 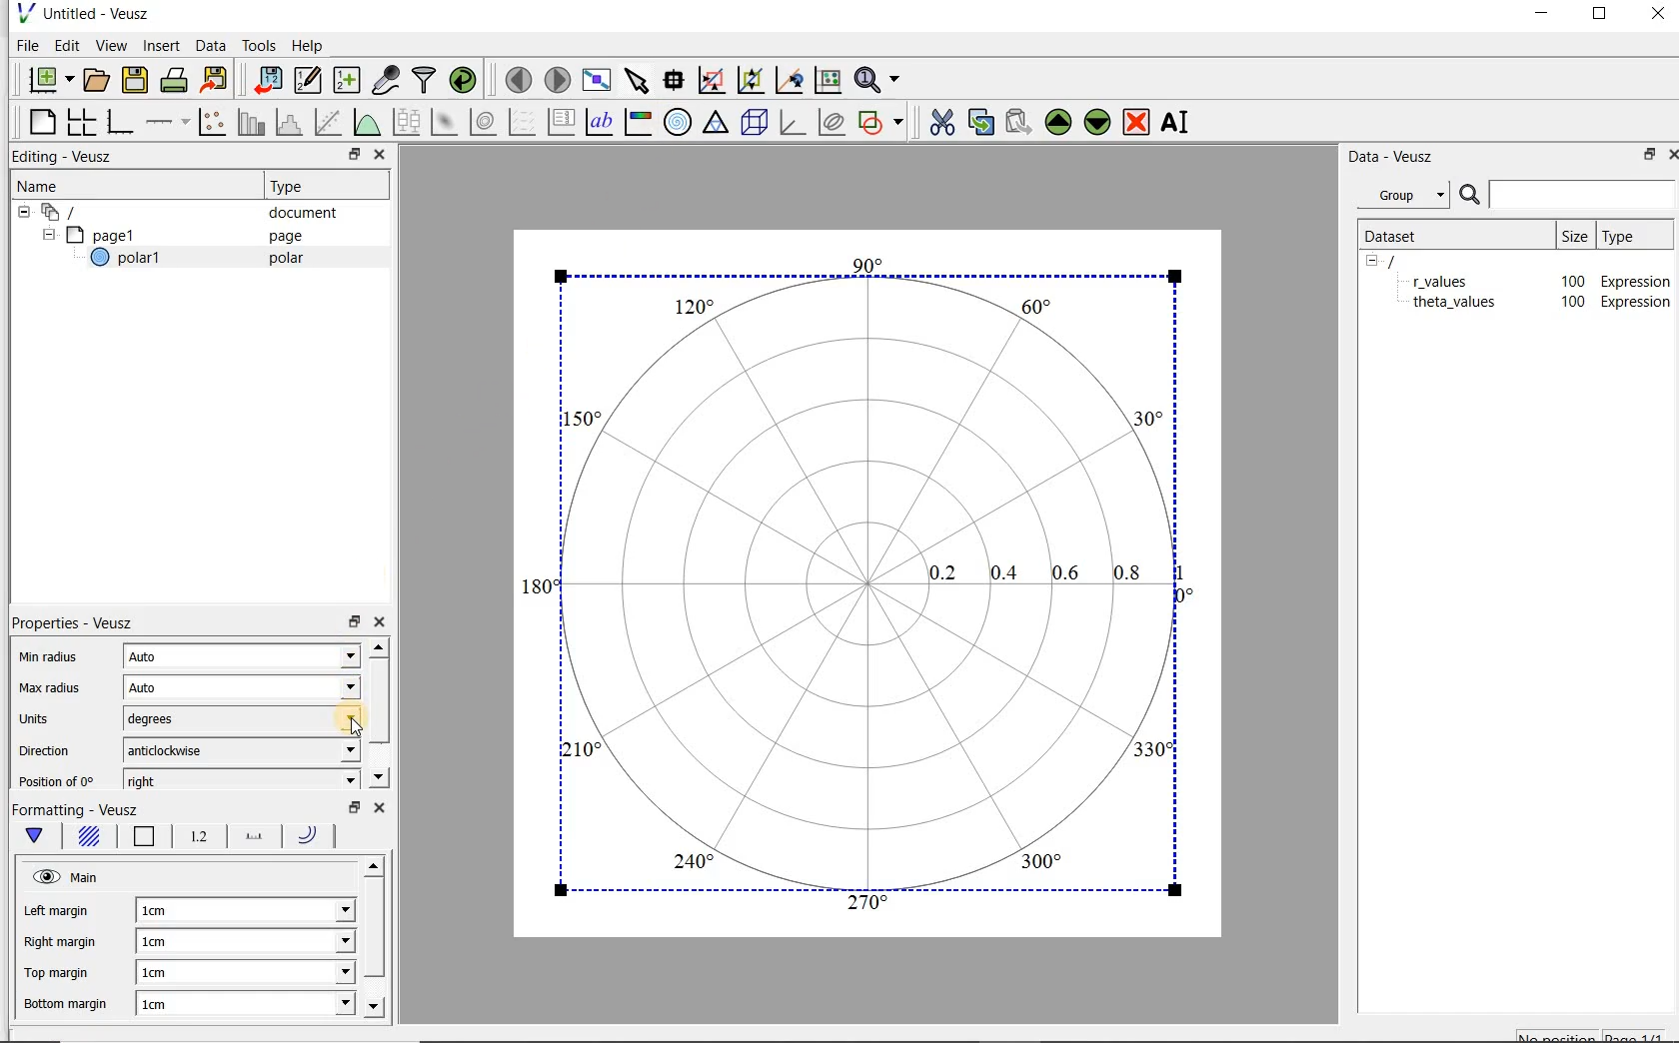 What do you see at coordinates (1642, 1035) in the screenshot?
I see `page1/1` at bounding box center [1642, 1035].